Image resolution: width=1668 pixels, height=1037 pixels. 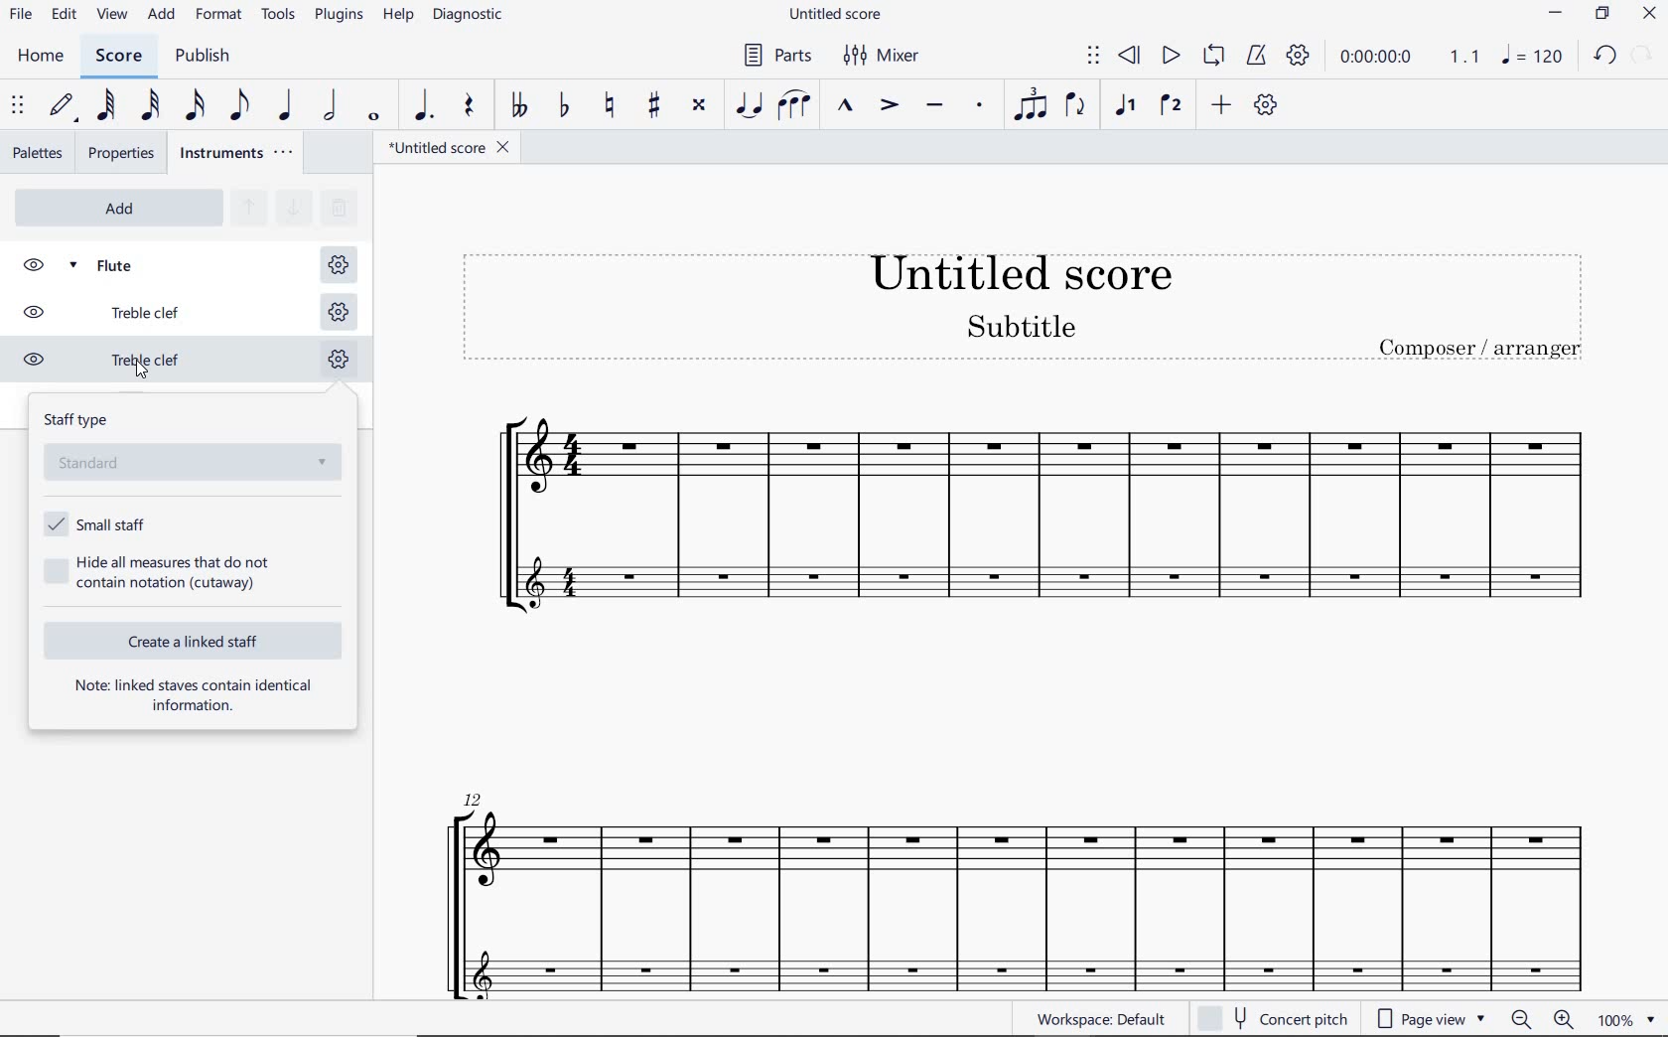 I want to click on SELECT TO MOVE, so click(x=1092, y=56).